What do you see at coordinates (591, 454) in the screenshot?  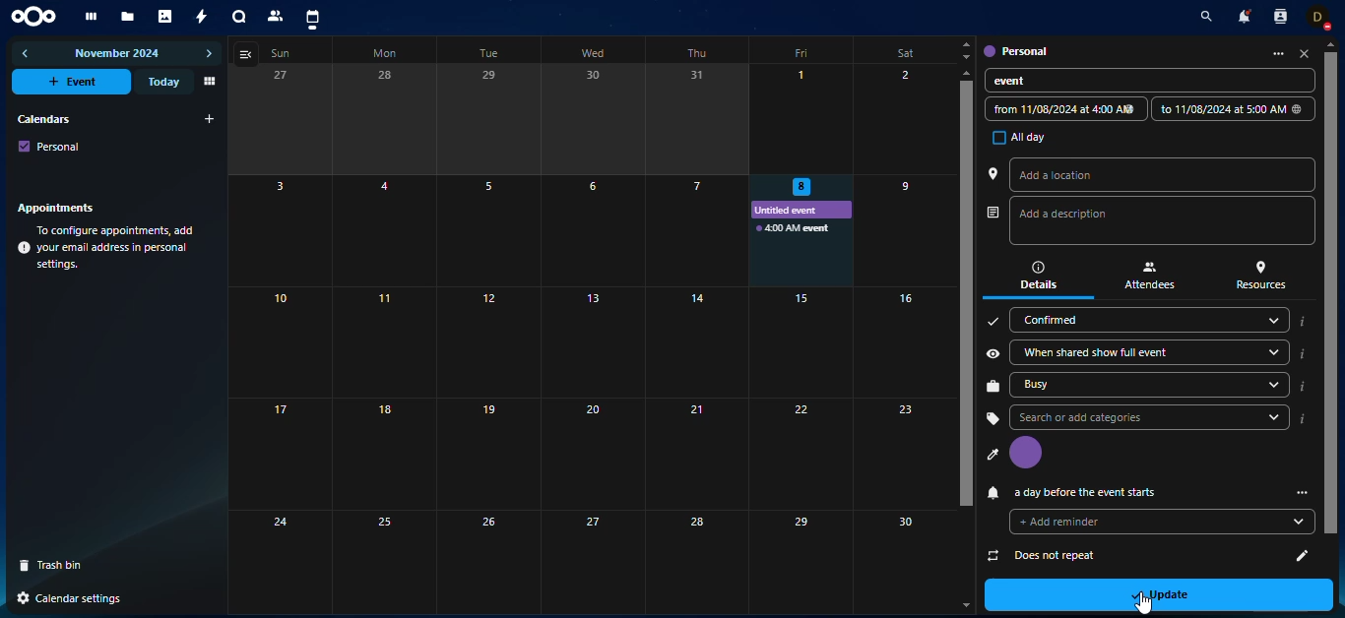 I see `20` at bounding box center [591, 454].